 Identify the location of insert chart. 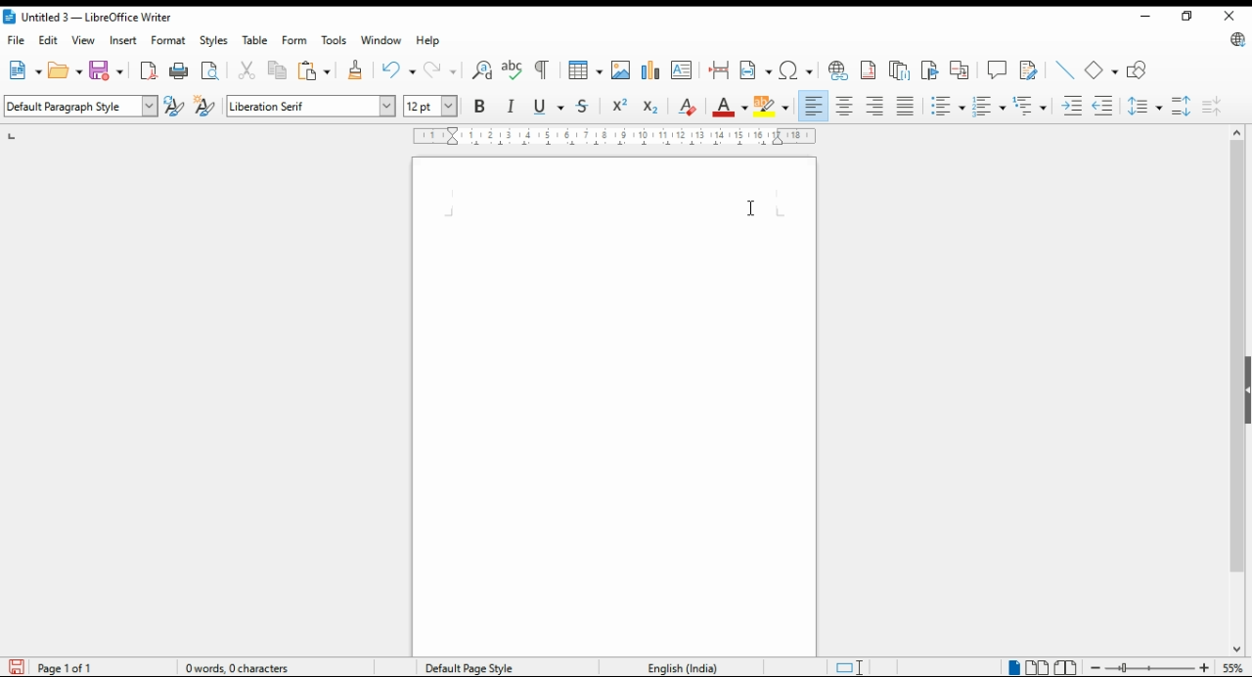
(650, 70).